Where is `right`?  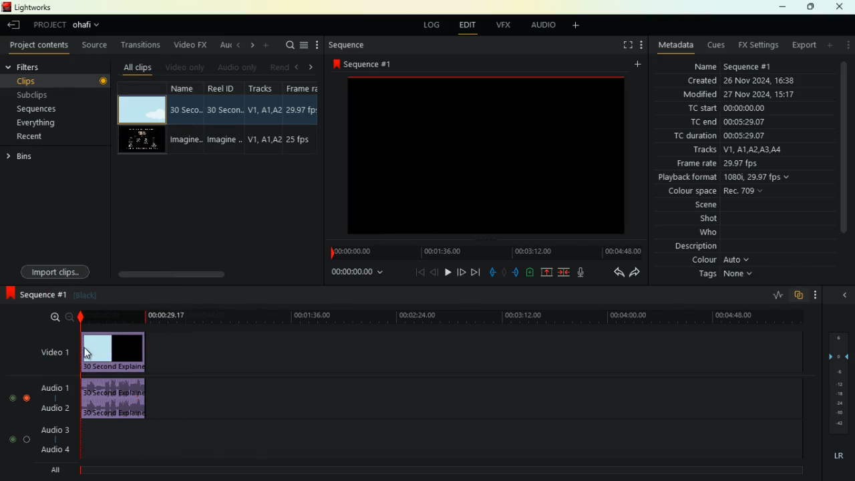 right is located at coordinates (253, 45).